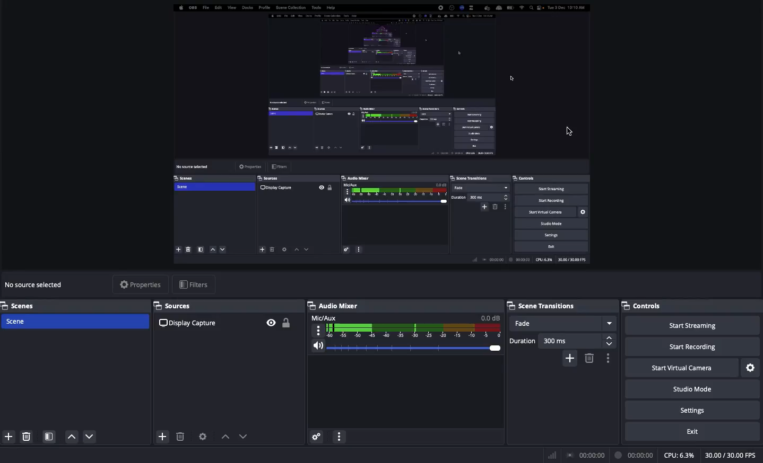 The height and width of the screenshot is (463, 763). What do you see at coordinates (162, 438) in the screenshot?
I see `Add` at bounding box center [162, 438].